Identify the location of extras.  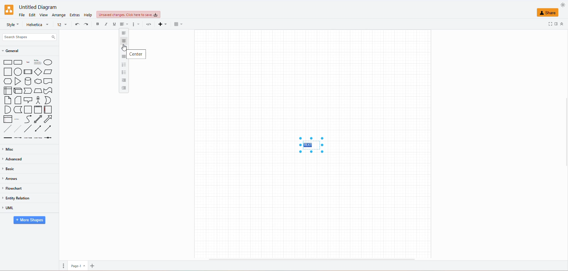
(75, 15).